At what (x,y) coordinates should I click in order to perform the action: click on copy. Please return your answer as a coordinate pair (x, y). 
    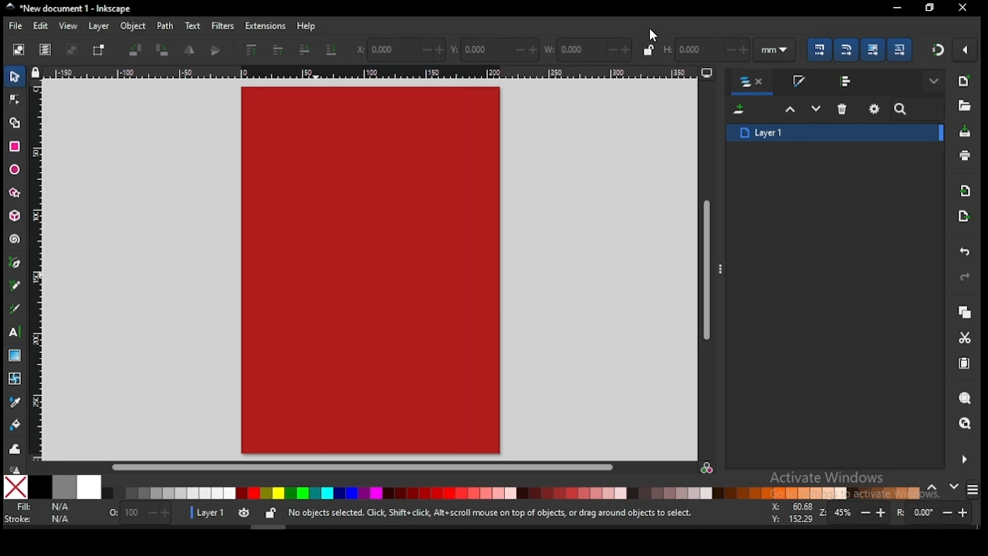
    Looking at the image, I should click on (964, 313).